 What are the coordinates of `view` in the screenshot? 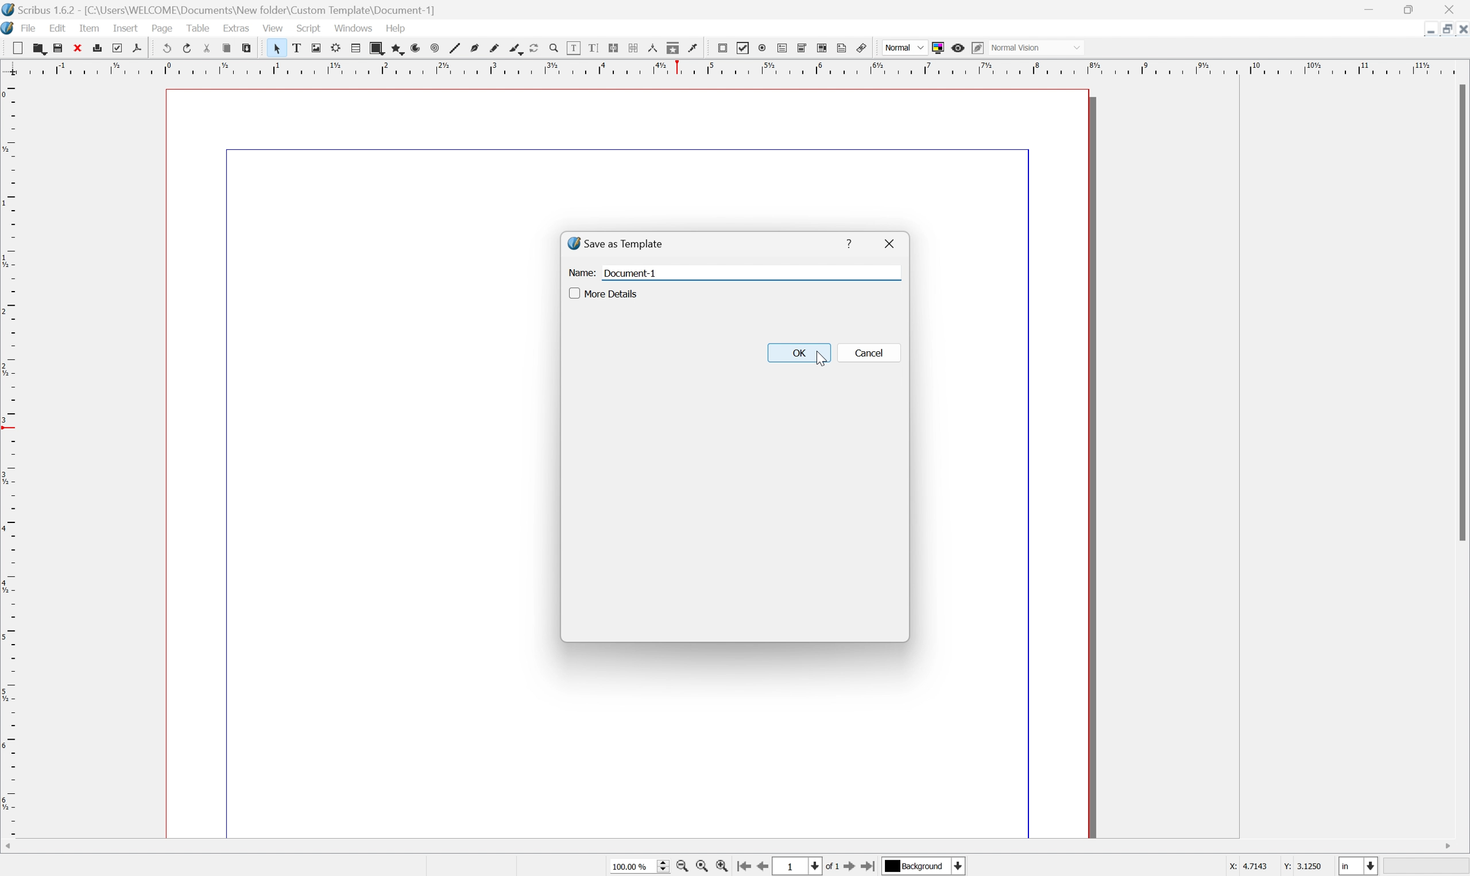 It's located at (275, 27).